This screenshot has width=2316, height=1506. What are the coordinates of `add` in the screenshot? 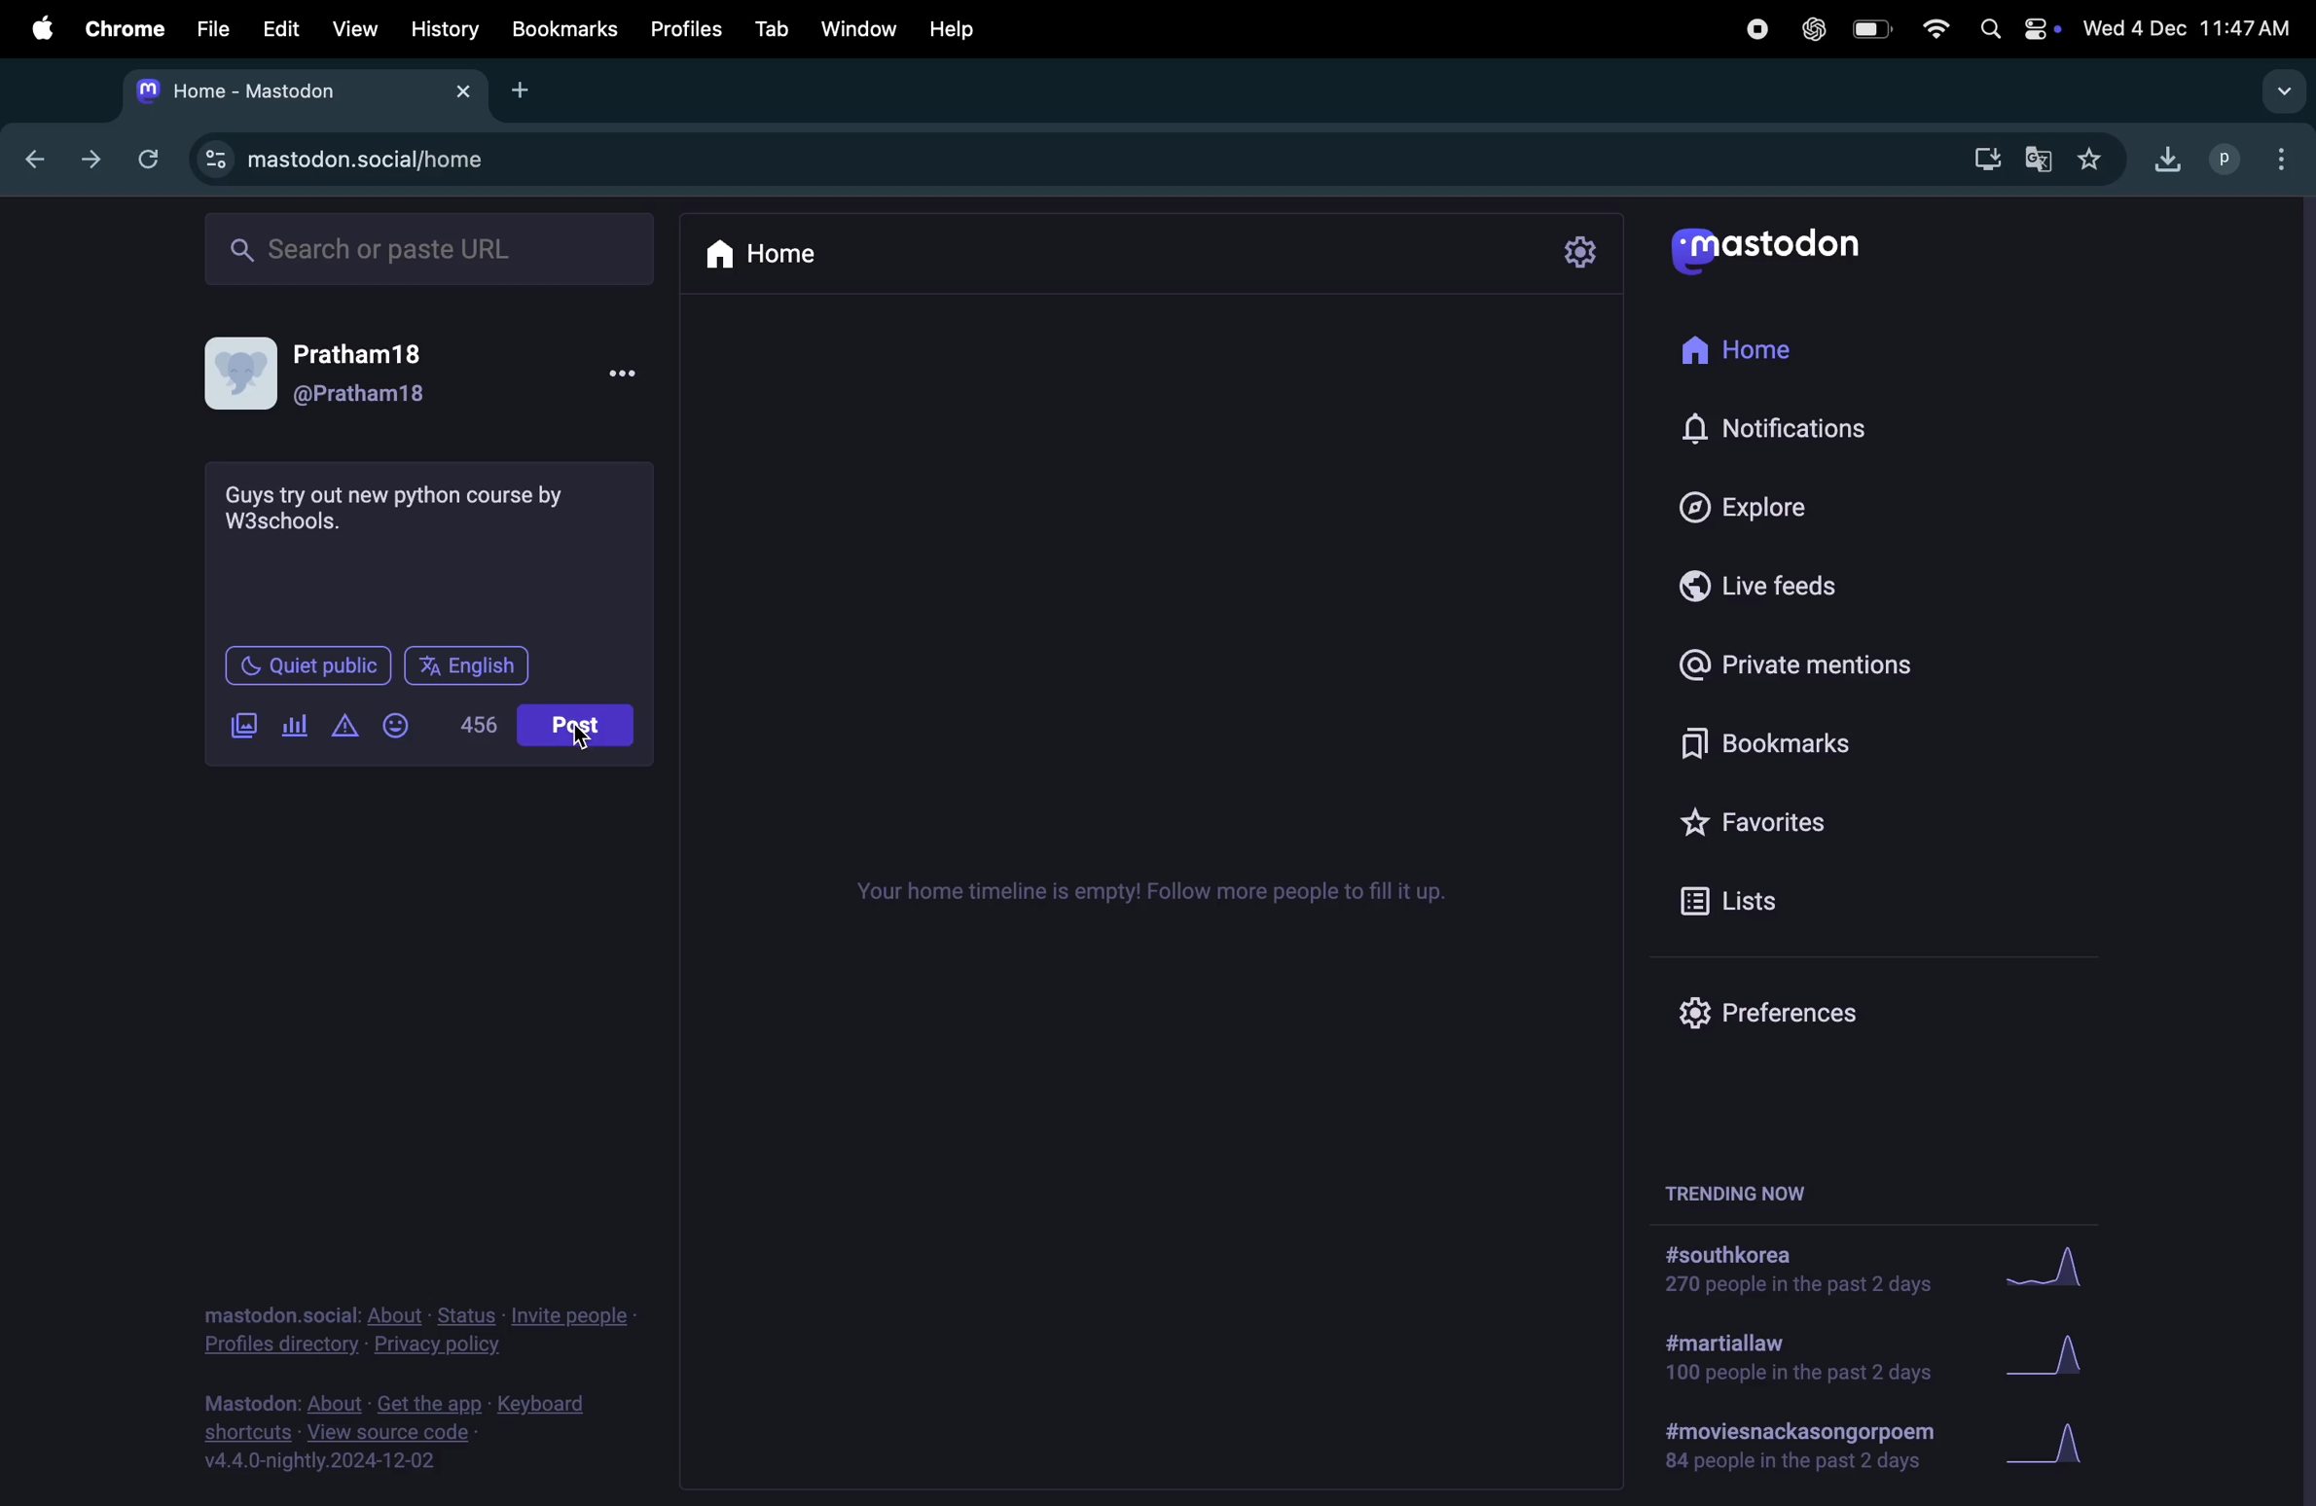 It's located at (526, 90).